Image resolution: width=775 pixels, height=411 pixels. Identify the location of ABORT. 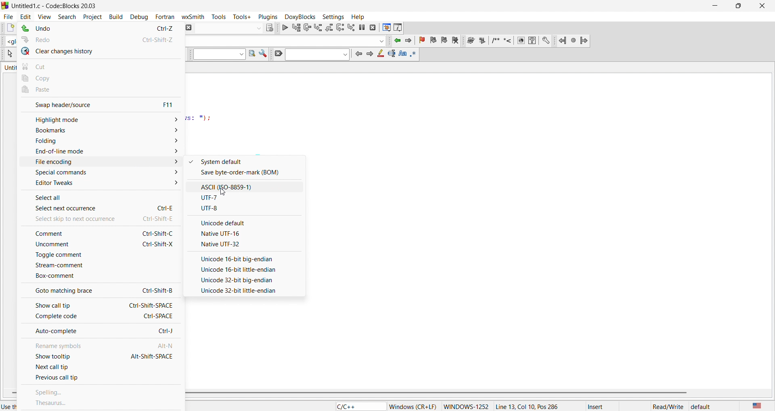
(190, 28).